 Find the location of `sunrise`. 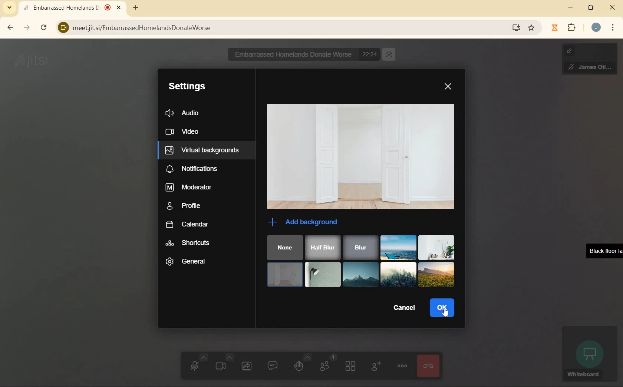

sunrise is located at coordinates (436, 275).